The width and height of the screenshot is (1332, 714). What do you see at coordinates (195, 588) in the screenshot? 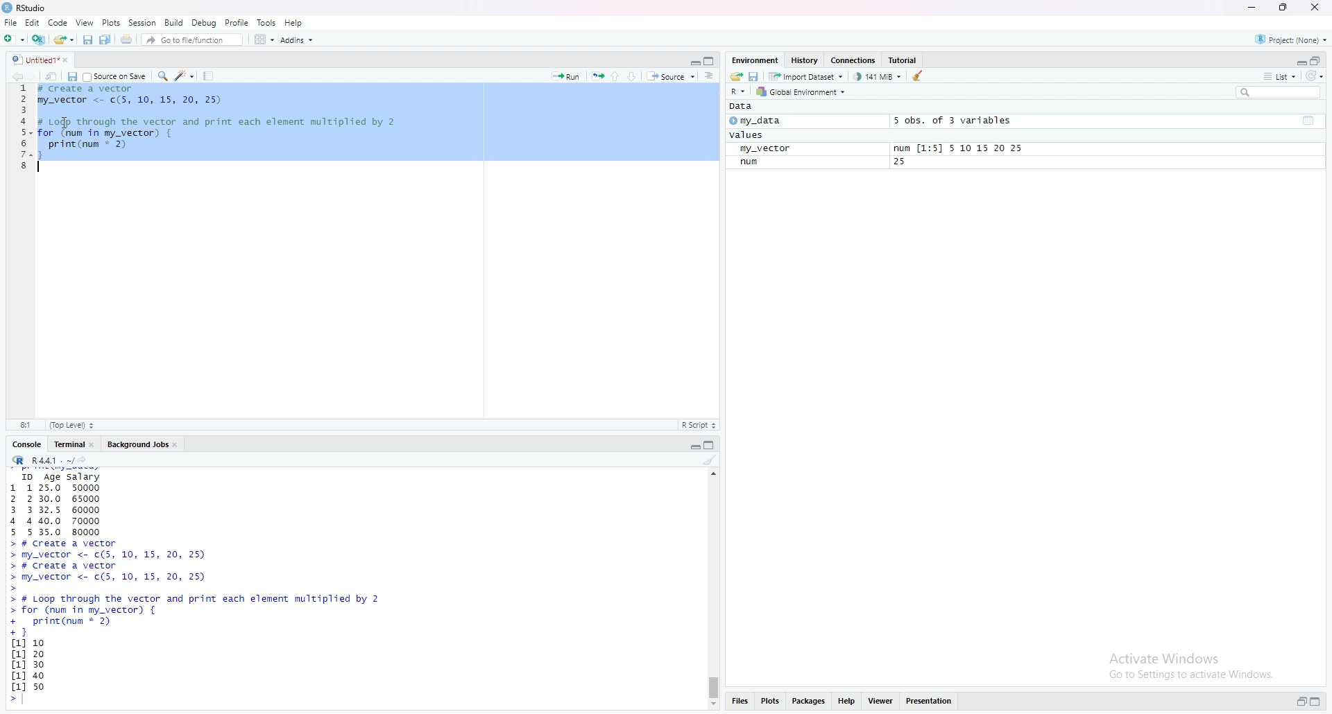
I see `data frame set` at bounding box center [195, 588].